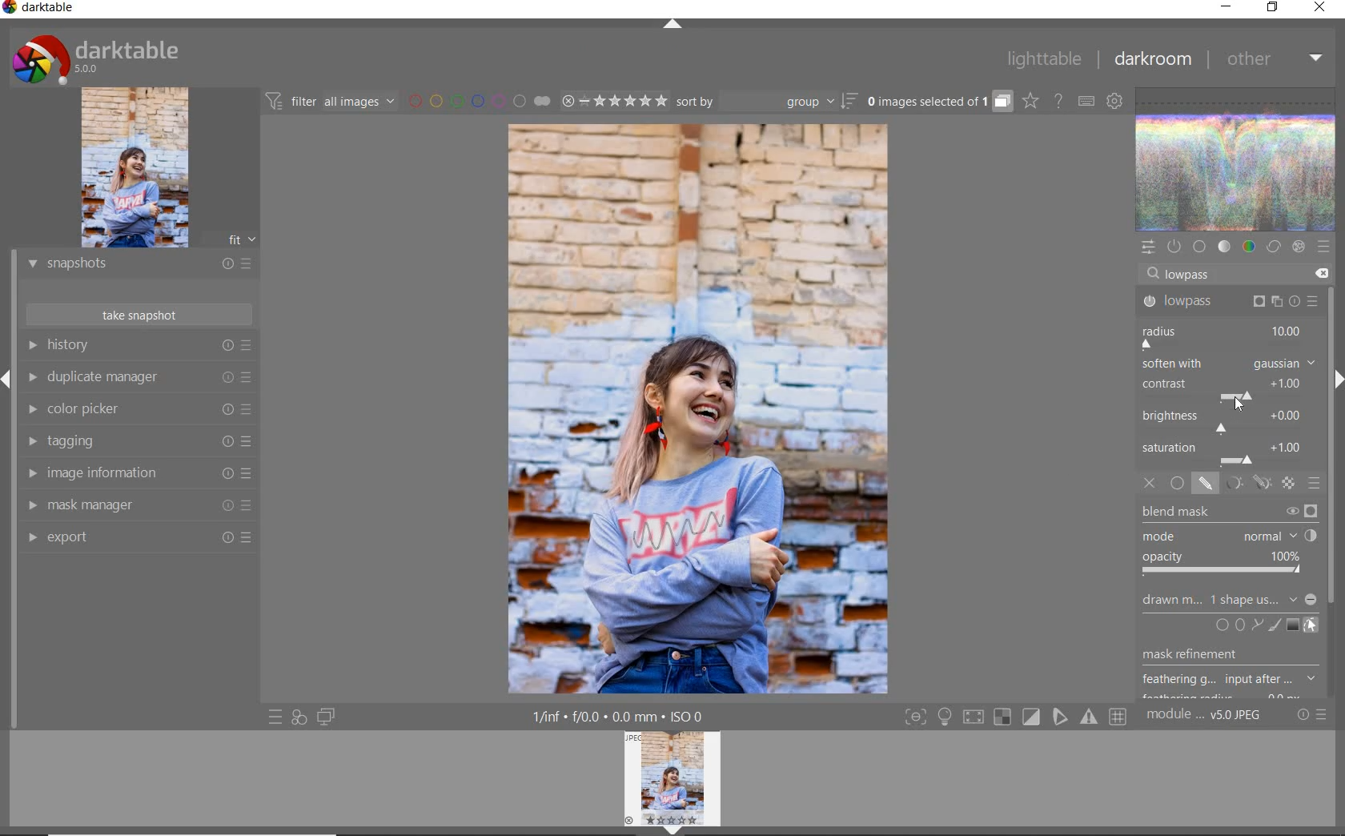 The width and height of the screenshot is (1345, 836). I want to click on scrollbar, so click(1331, 431).